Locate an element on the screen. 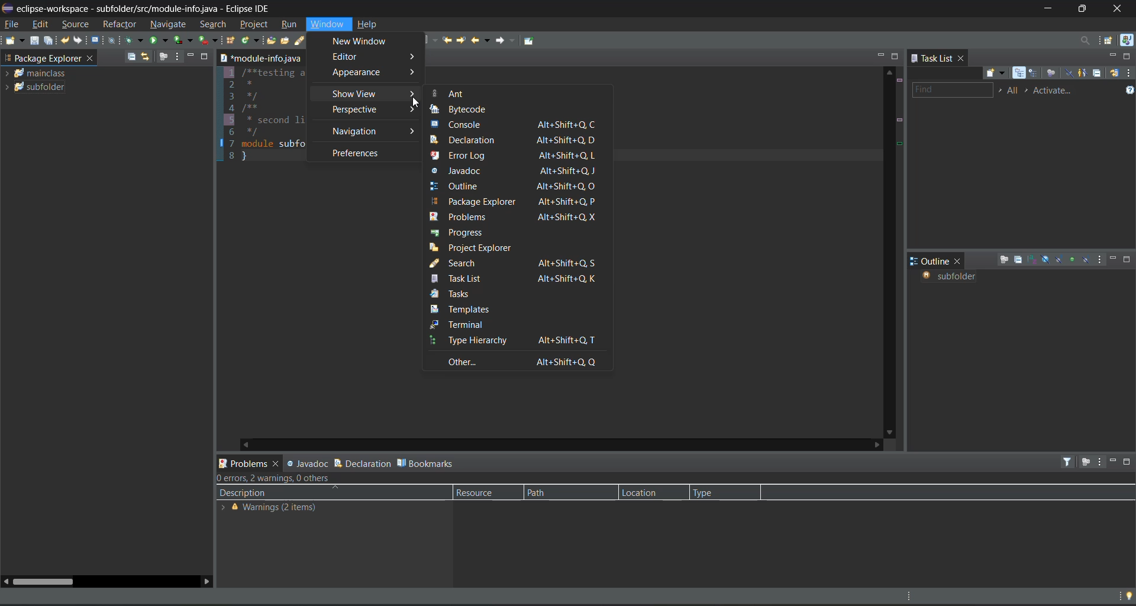  forward is located at coordinates (507, 43).